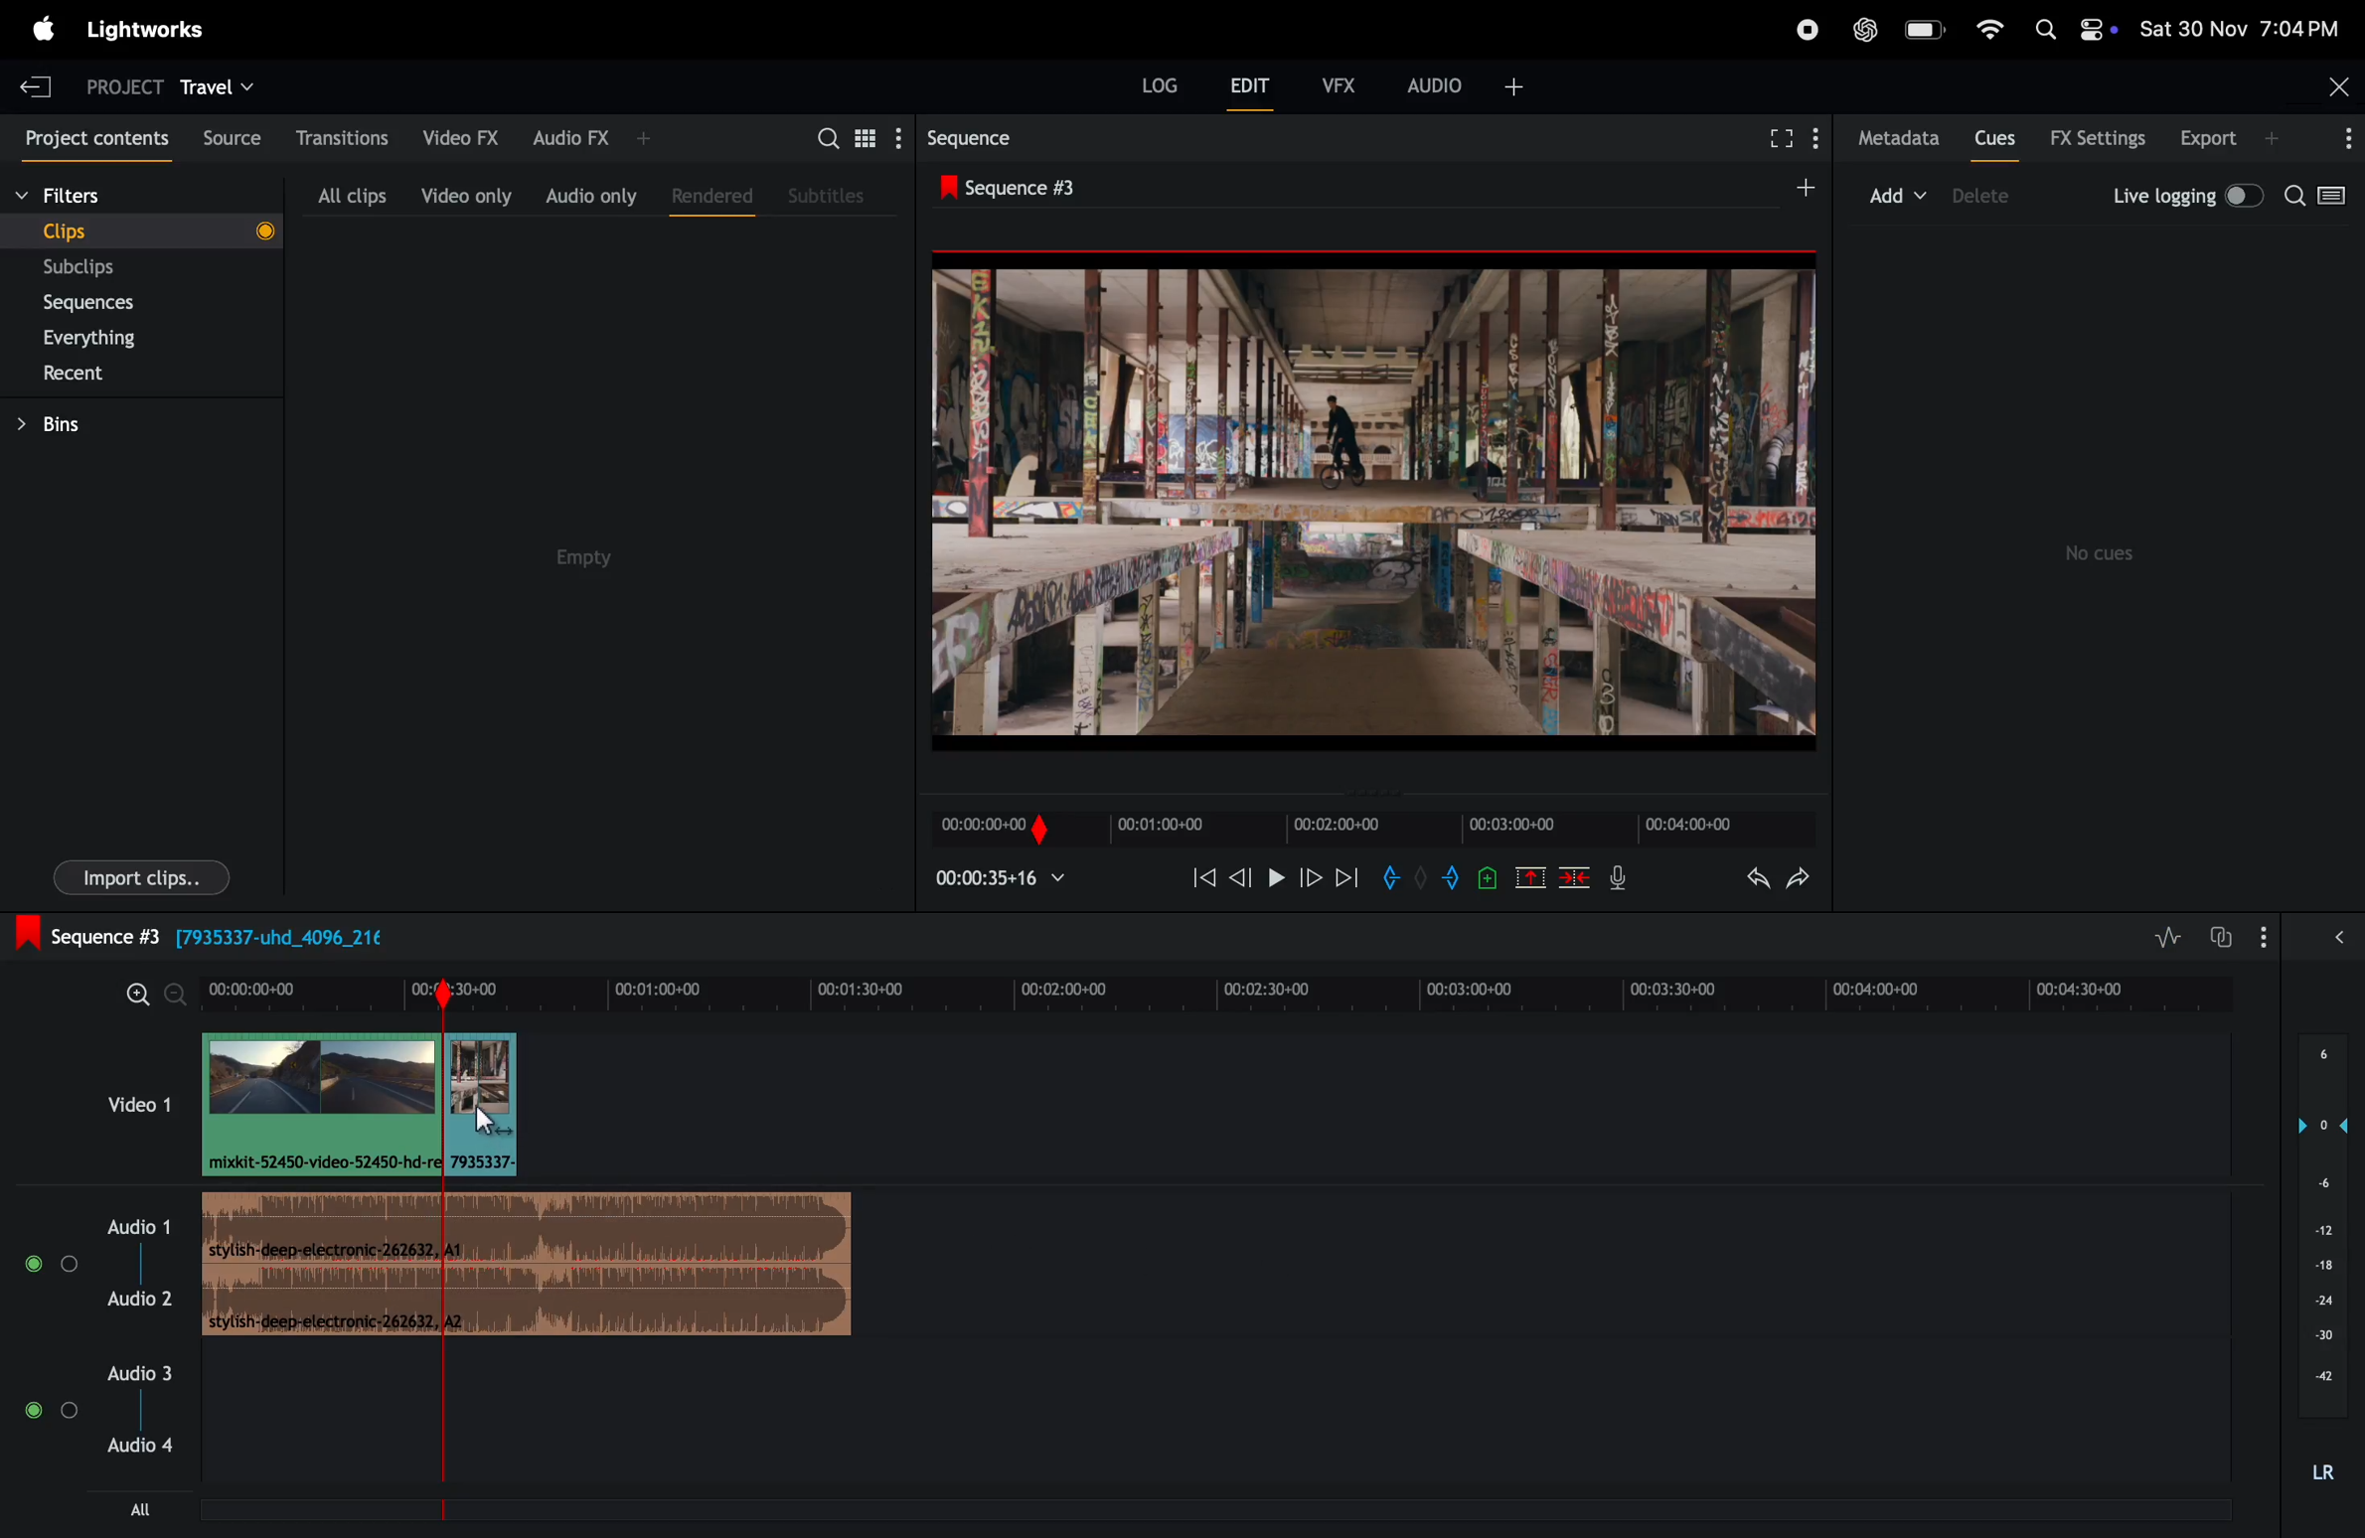 This screenshot has width=2365, height=1538. Describe the element at coordinates (51, 1411) in the screenshot. I see `Audio` at that location.